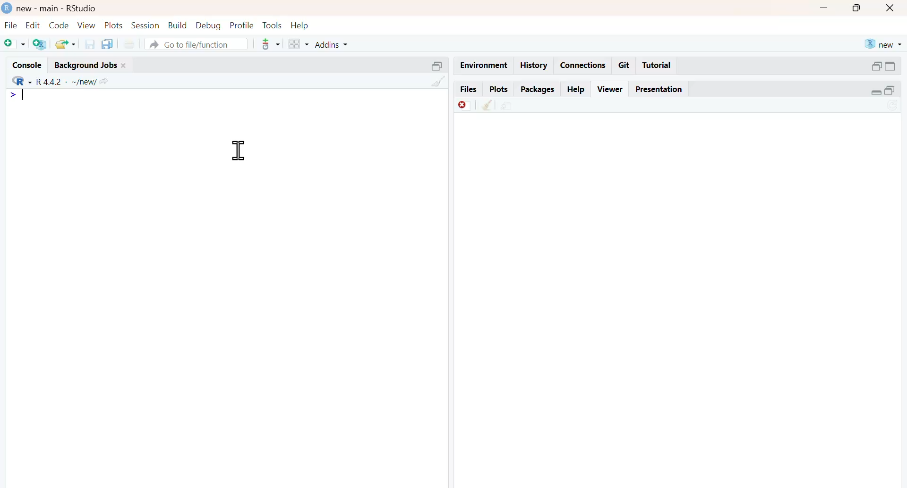 Image resolution: width=907 pixels, height=488 pixels. What do you see at coordinates (877, 93) in the screenshot?
I see `Collapse /expand` at bounding box center [877, 93].